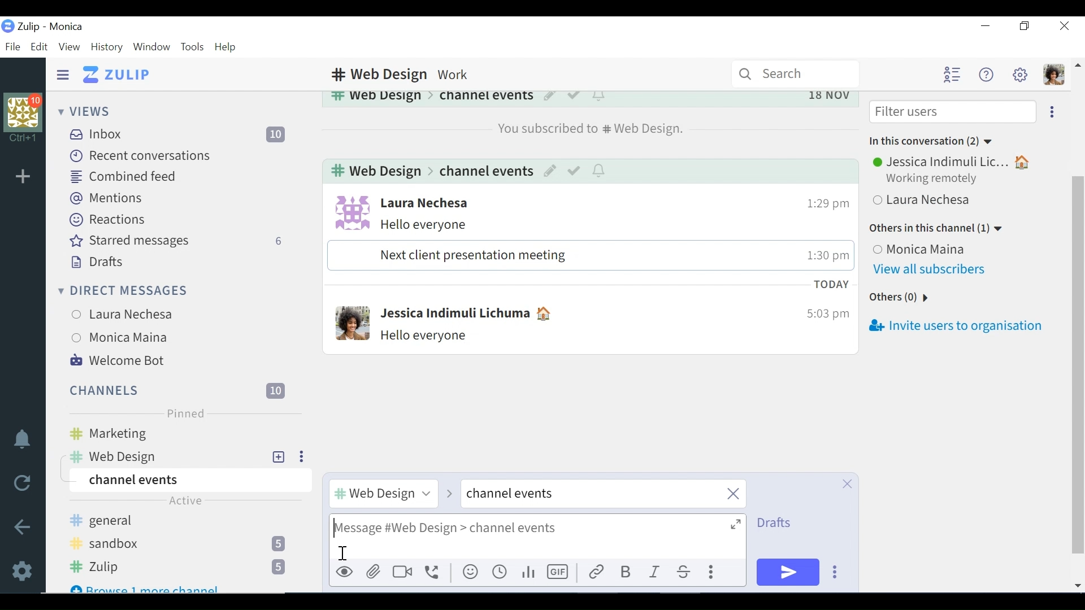 Image resolution: width=1085 pixels, height=610 pixels. What do you see at coordinates (177, 241) in the screenshot?
I see `Starred messages` at bounding box center [177, 241].